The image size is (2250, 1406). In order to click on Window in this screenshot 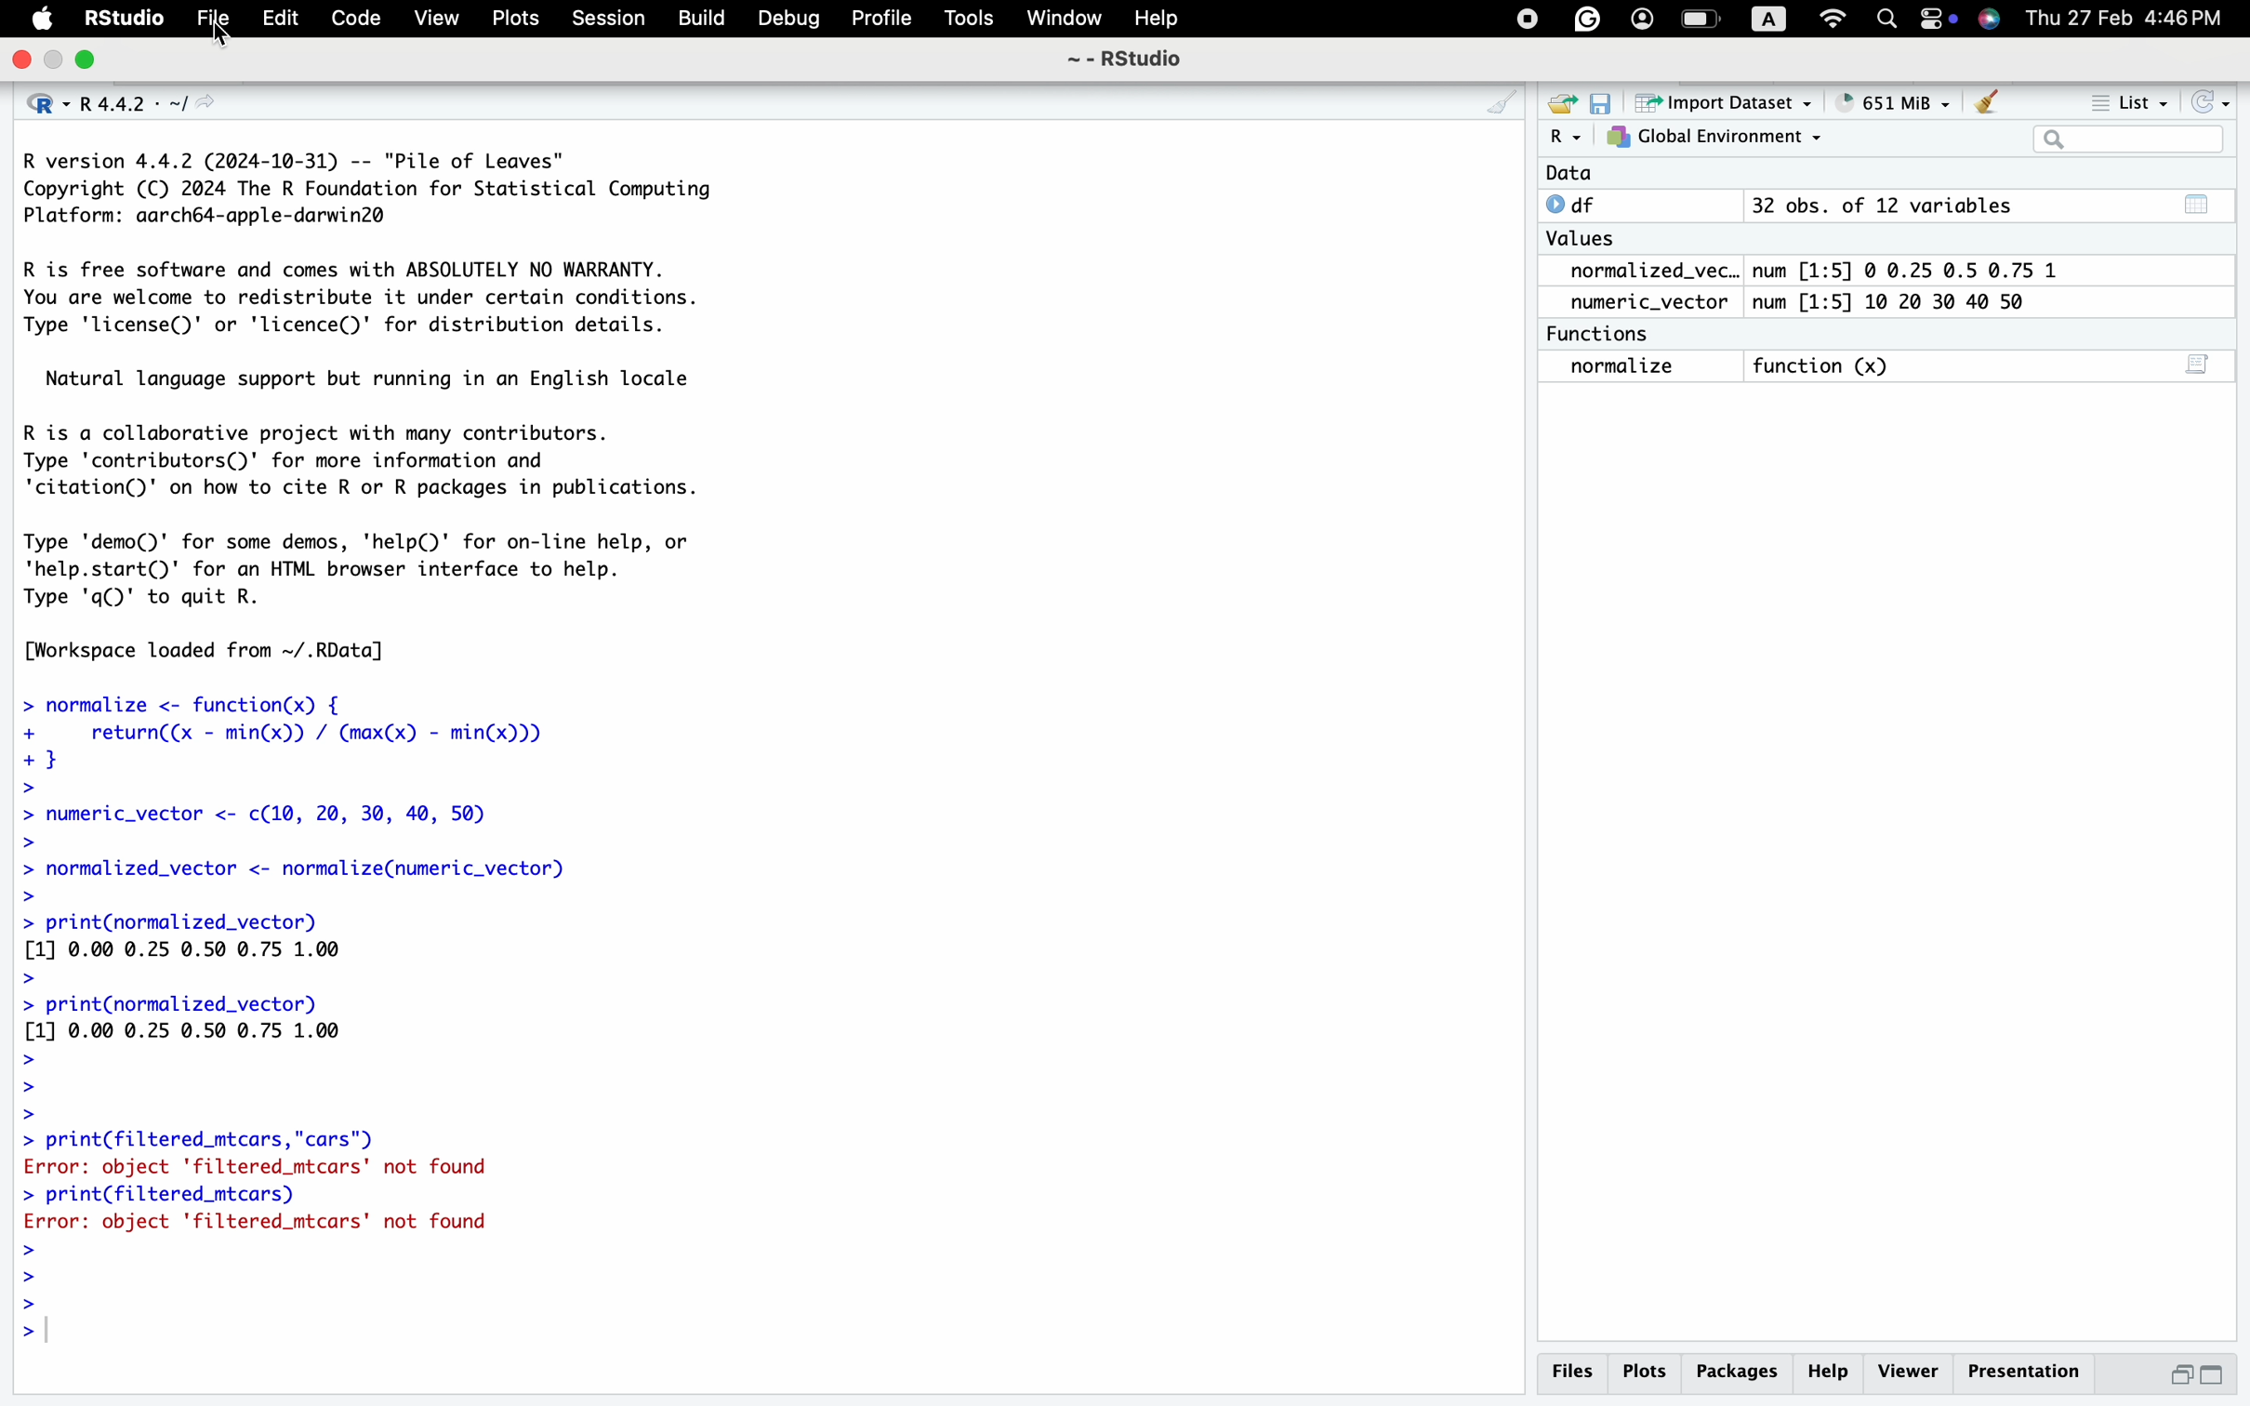, I will do `click(1061, 21)`.